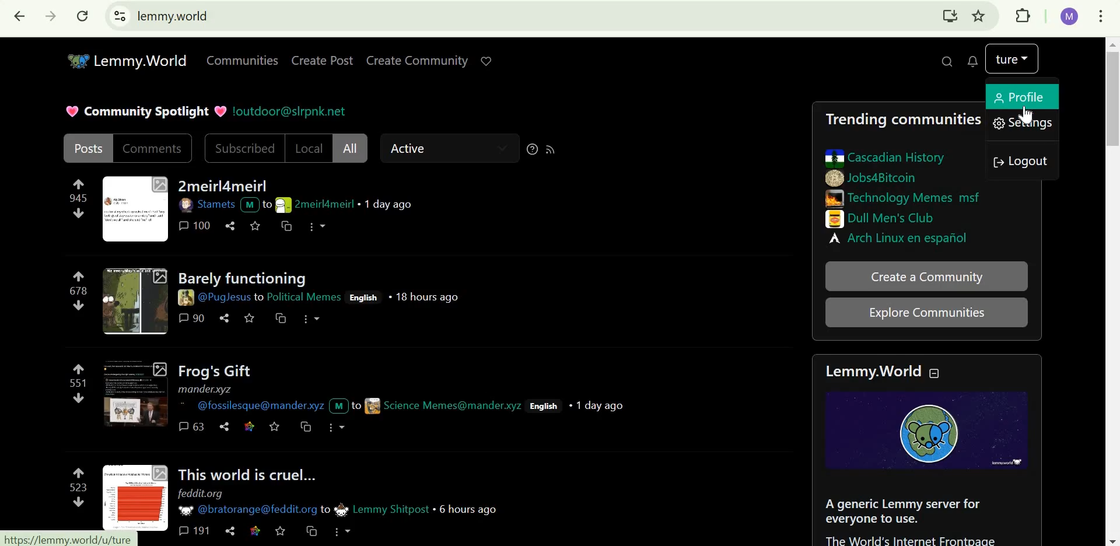  What do you see at coordinates (974, 60) in the screenshot?
I see `0 unread messages` at bounding box center [974, 60].